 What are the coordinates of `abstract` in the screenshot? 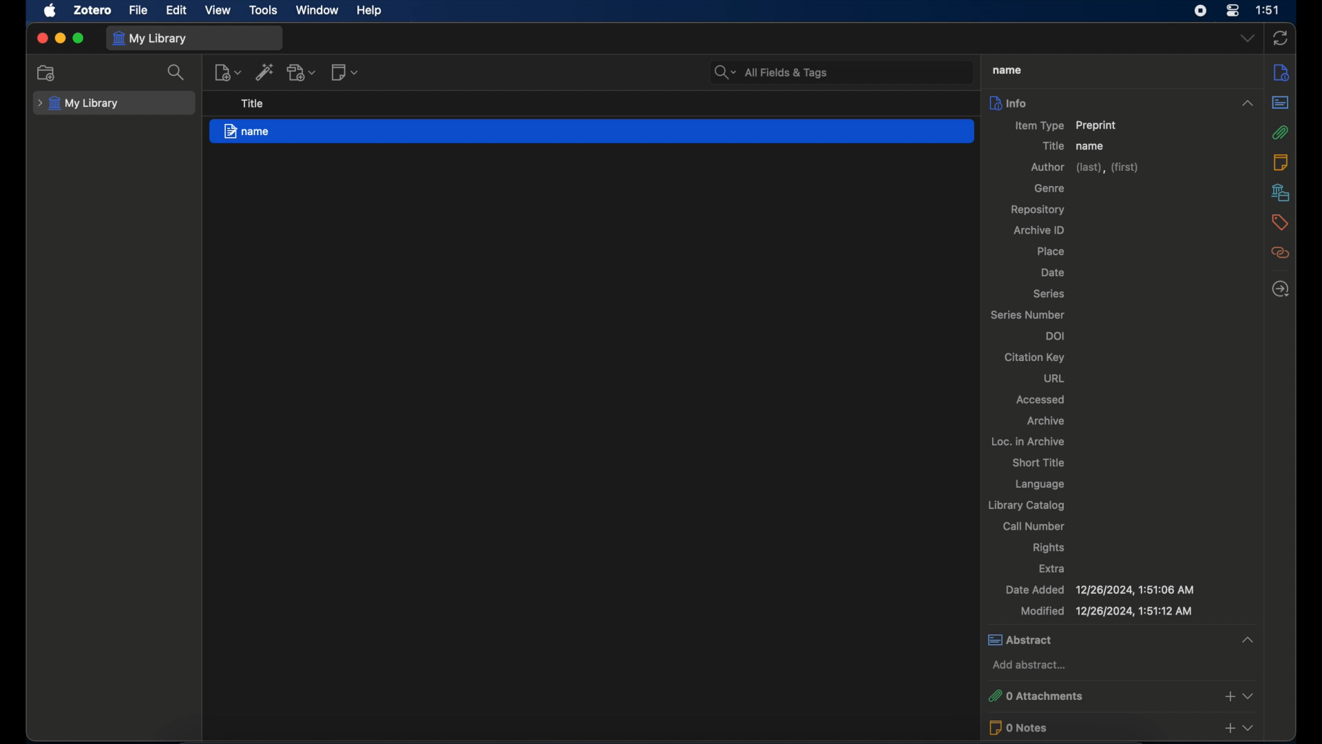 It's located at (1120, 639).